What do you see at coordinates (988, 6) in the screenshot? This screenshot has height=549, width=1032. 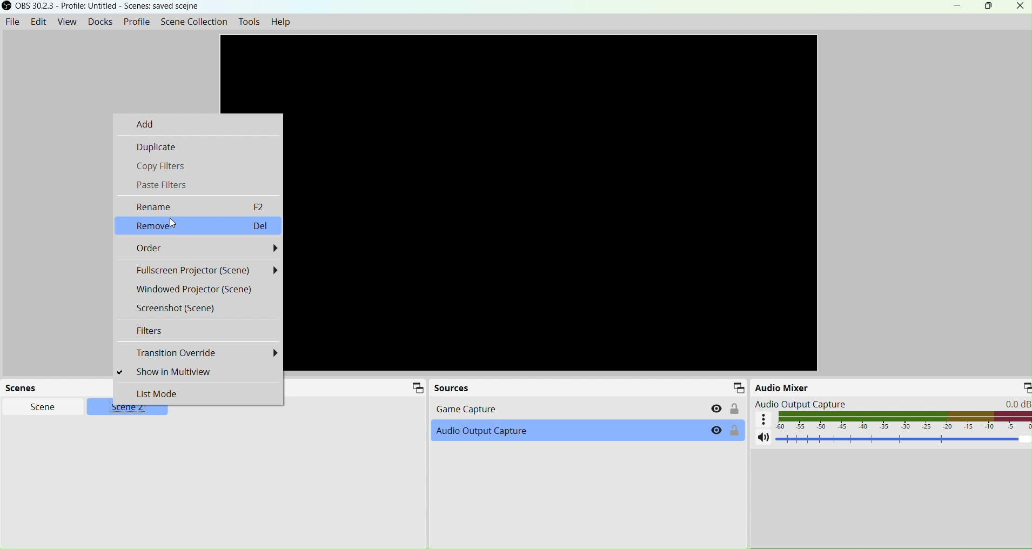 I see `Restore down ` at bounding box center [988, 6].